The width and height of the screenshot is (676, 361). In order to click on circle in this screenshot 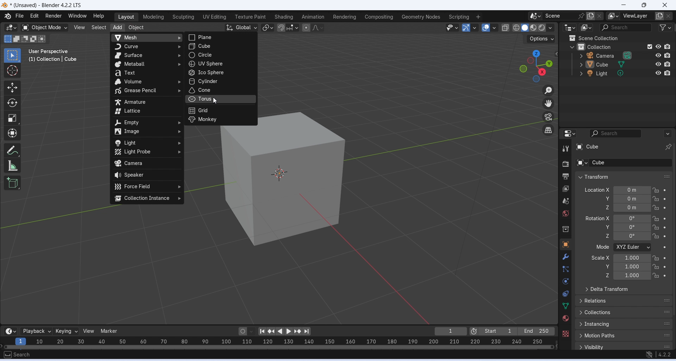, I will do `click(218, 56)`.